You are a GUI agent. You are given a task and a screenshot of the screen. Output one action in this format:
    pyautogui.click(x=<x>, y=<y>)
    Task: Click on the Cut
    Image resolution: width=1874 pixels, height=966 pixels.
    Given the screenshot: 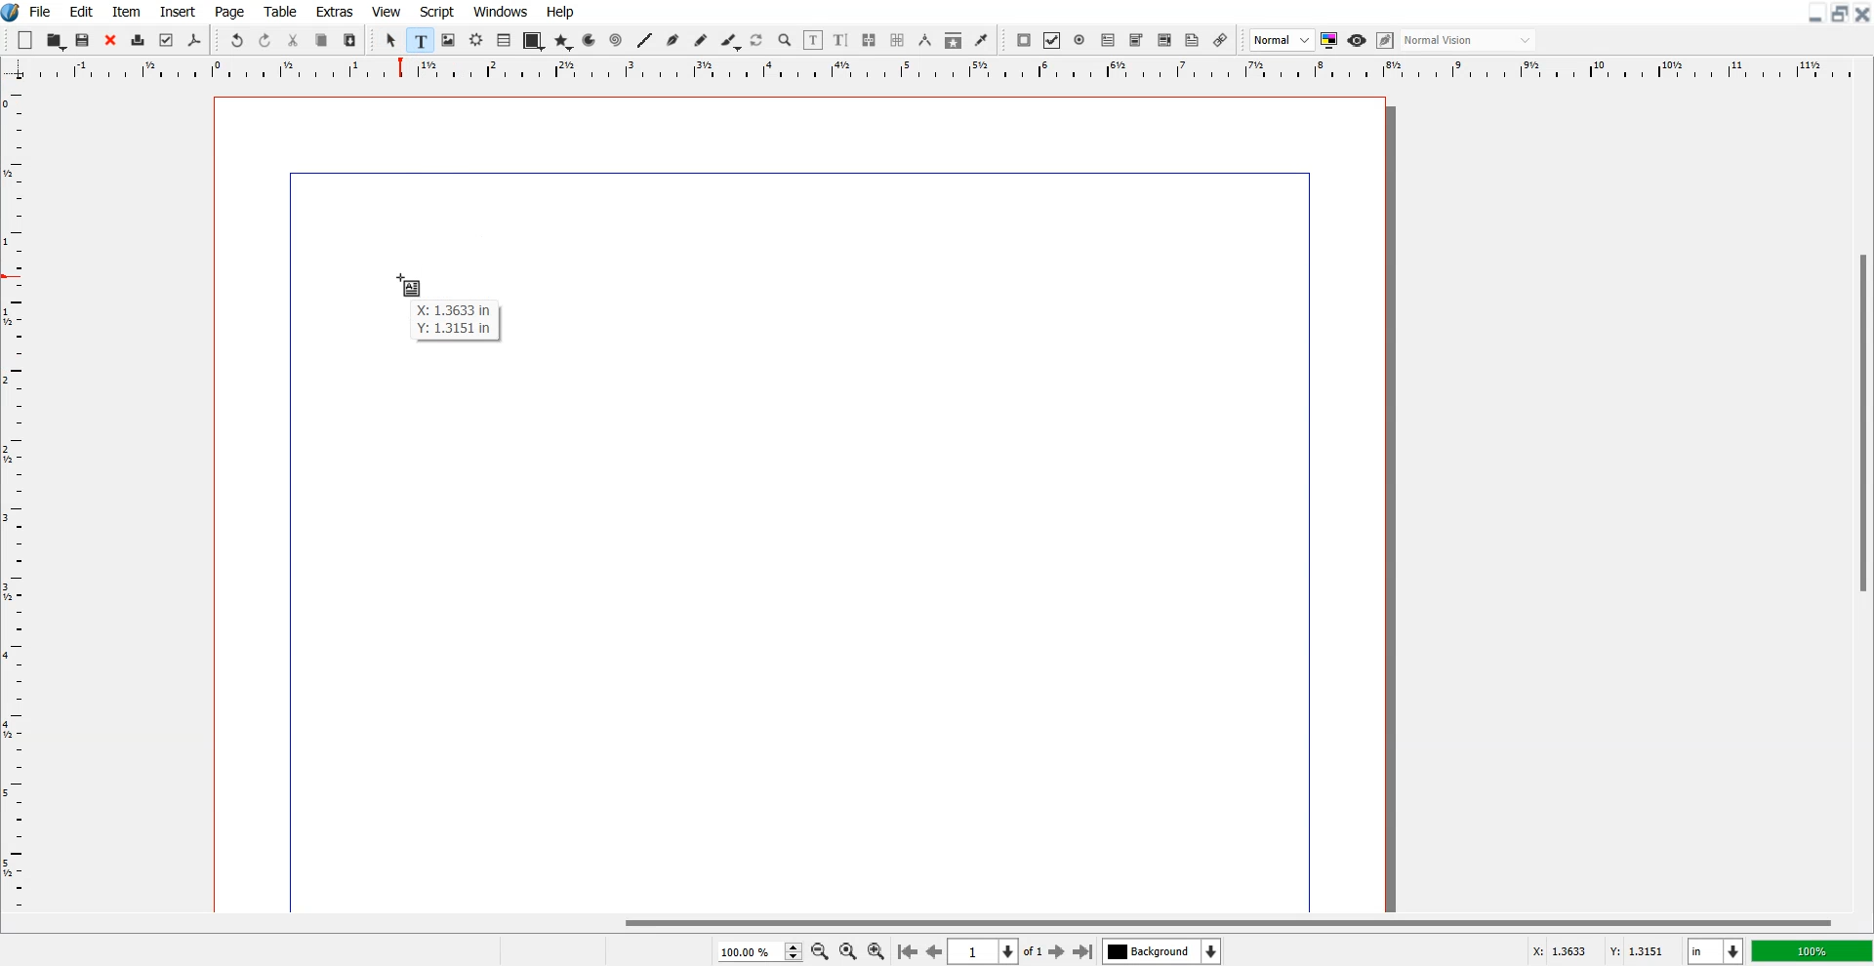 What is the action you would take?
    pyautogui.click(x=293, y=40)
    